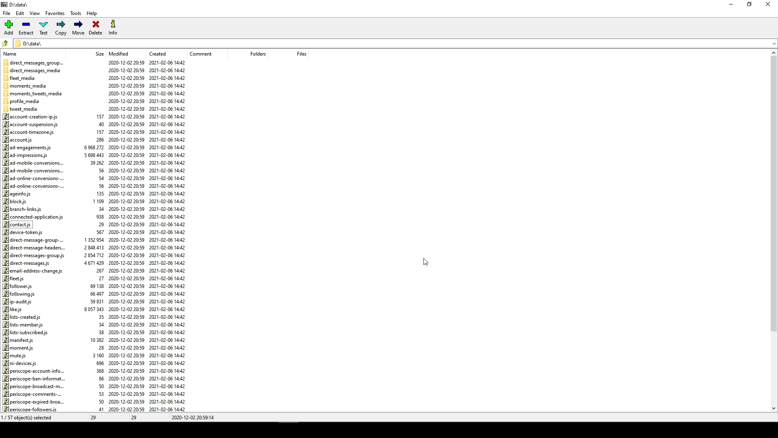 The height and width of the screenshot is (438, 778). What do you see at coordinates (32, 217) in the screenshot?
I see `connected-application.js` at bounding box center [32, 217].